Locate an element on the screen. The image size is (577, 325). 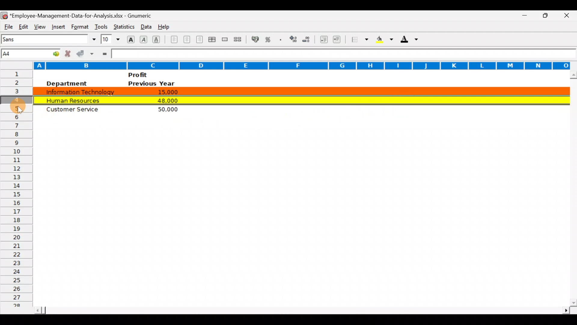
Format selection as accounting is located at coordinates (255, 39).